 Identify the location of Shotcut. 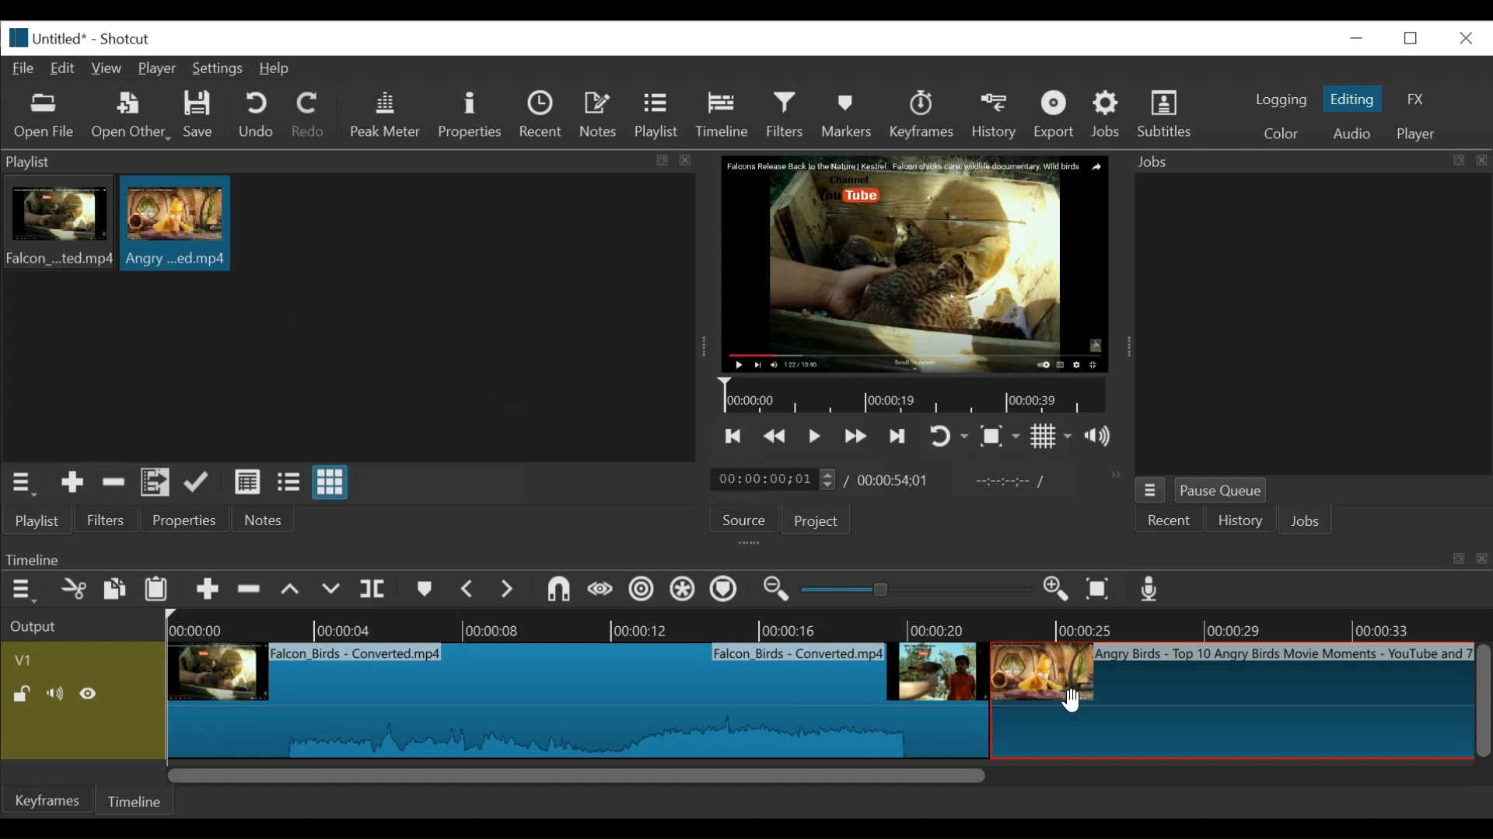
(124, 40).